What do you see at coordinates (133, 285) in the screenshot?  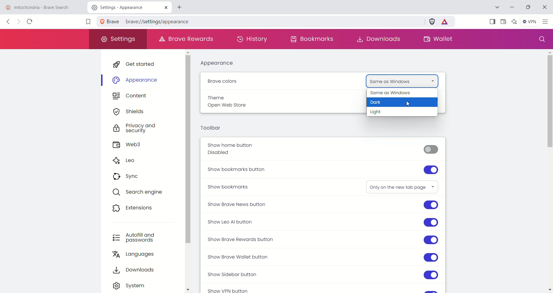 I see `system` at bounding box center [133, 285].